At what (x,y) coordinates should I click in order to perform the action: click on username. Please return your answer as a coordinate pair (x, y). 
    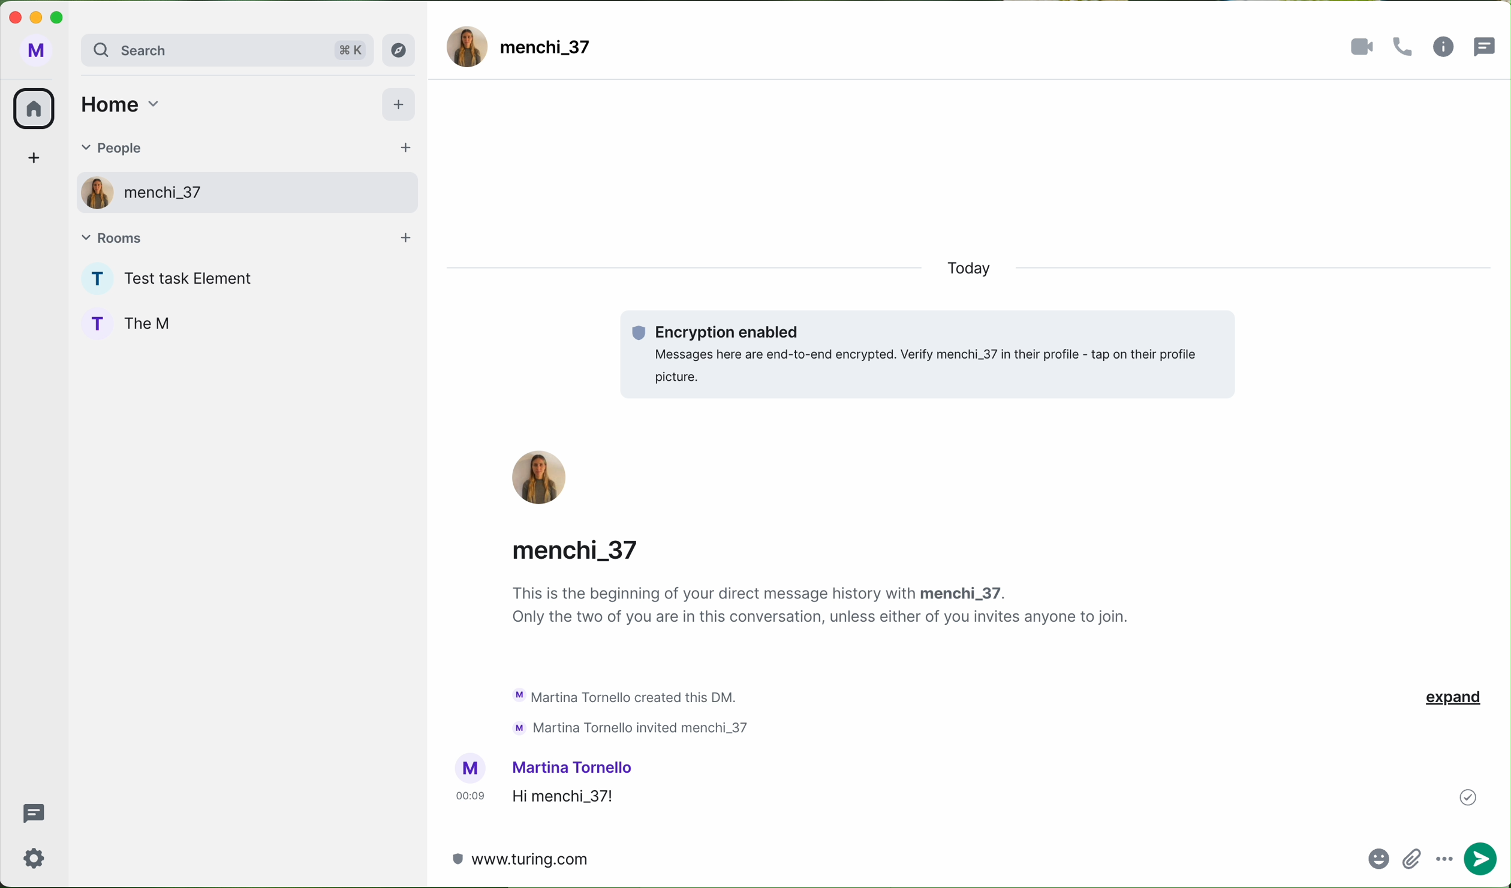
    Looking at the image, I should click on (583, 547).